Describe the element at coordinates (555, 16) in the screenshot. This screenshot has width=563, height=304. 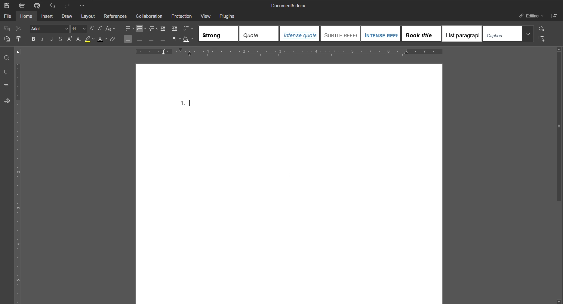
I see `Open File Location` at that location.